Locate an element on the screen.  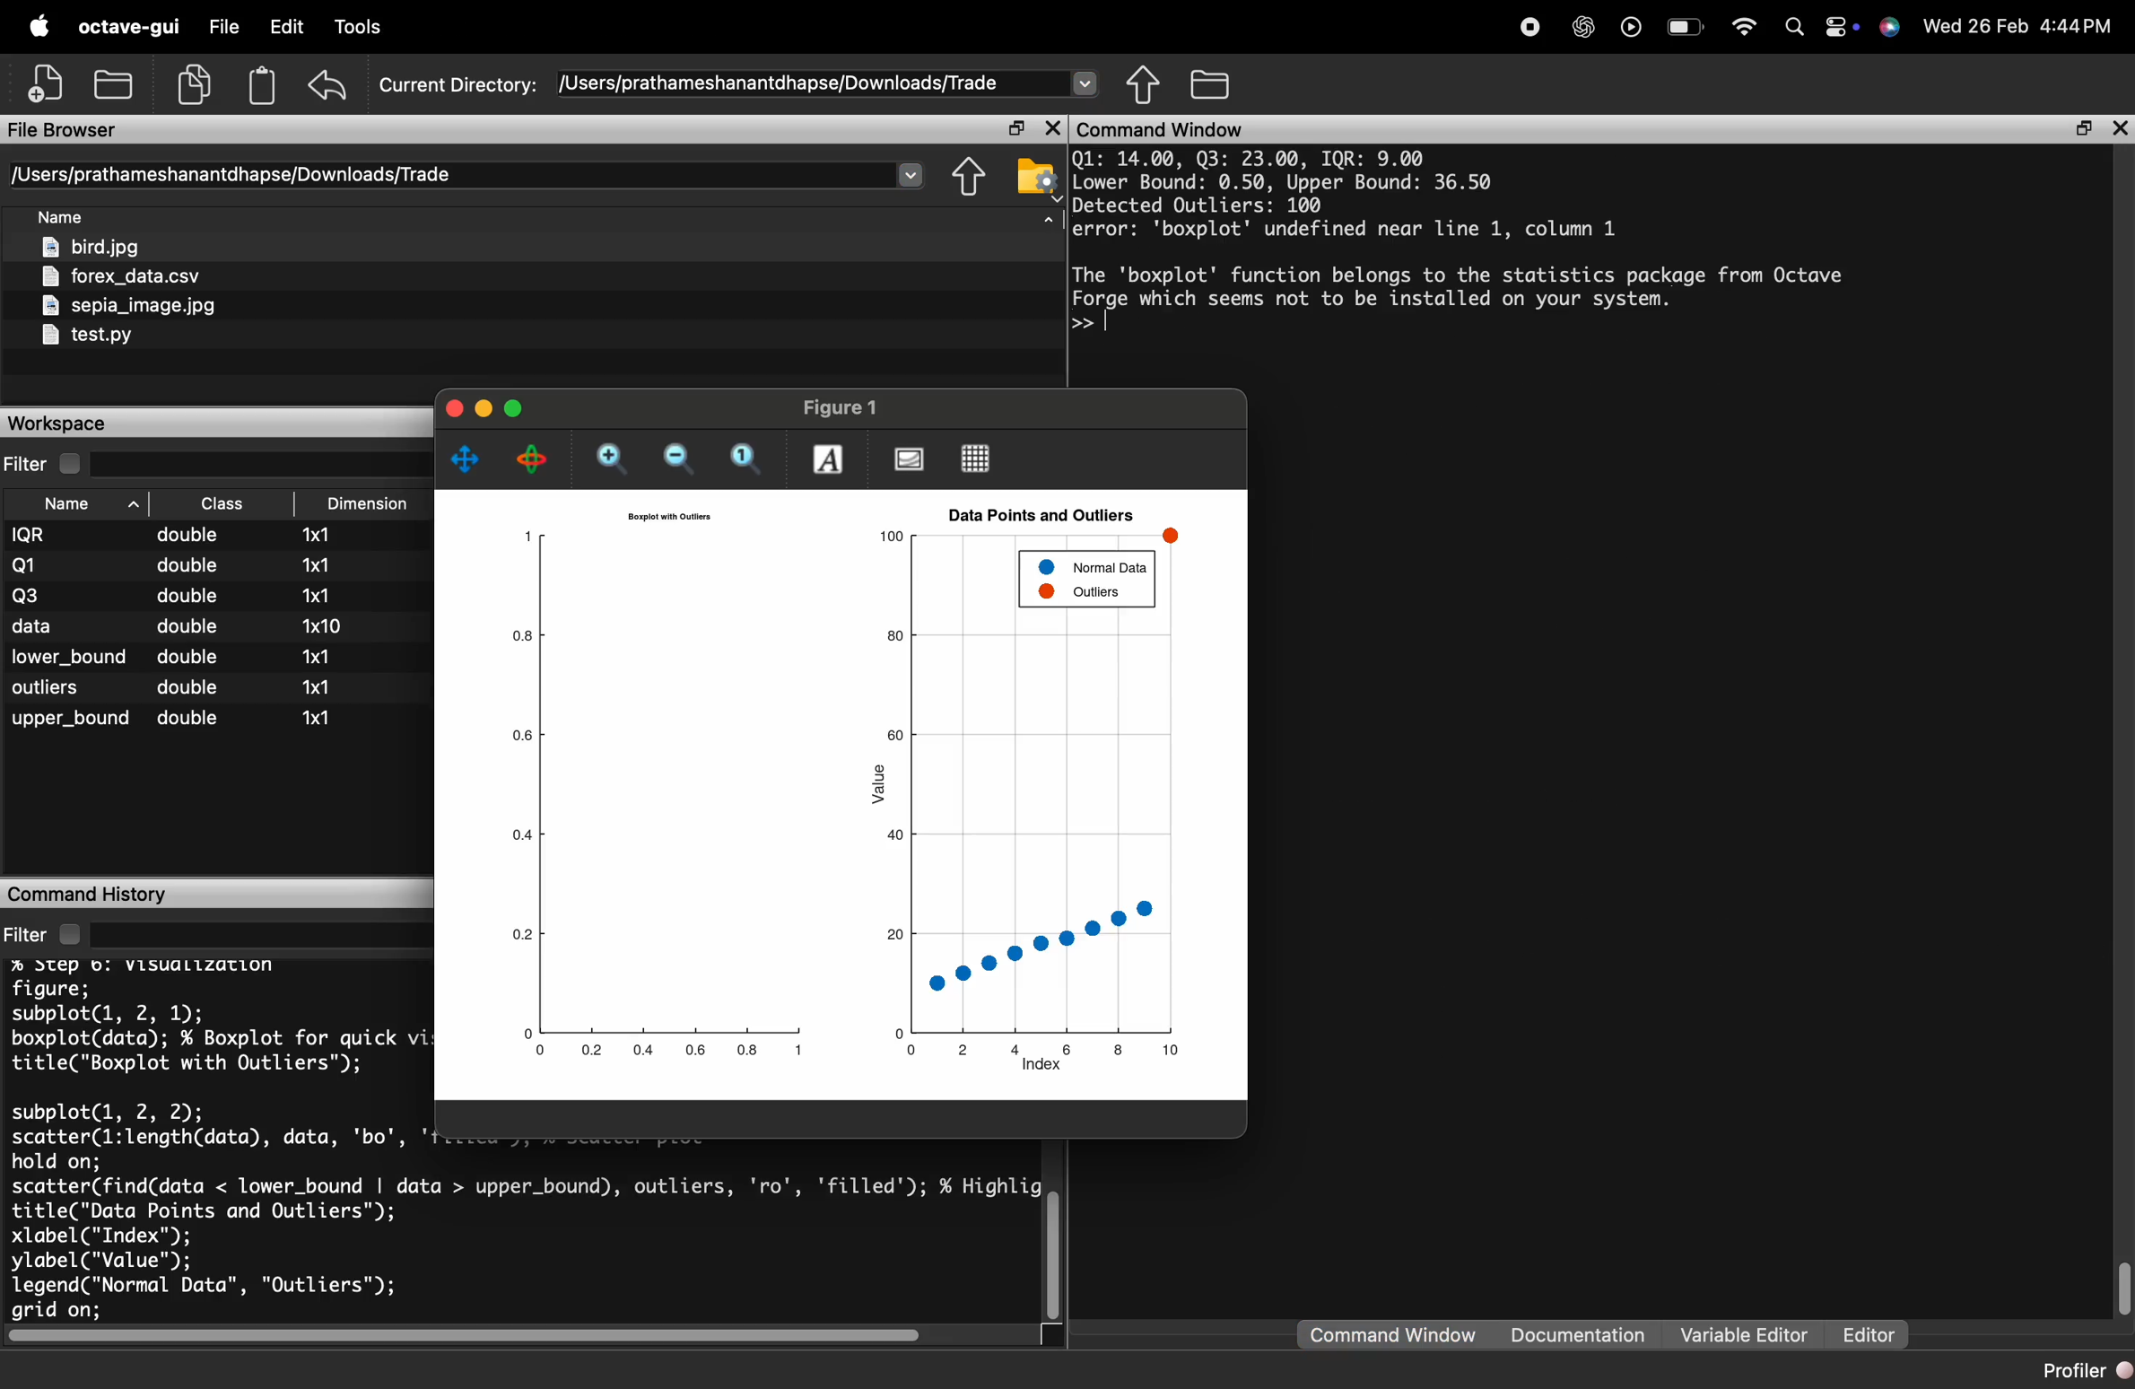
undo is located at coordinates (327, 86).